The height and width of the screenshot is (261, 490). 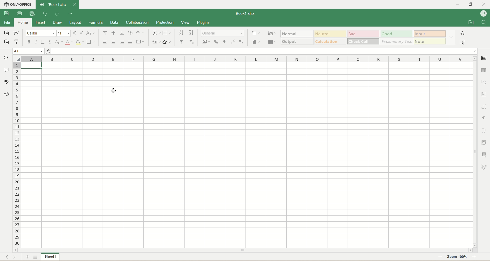 I want to click on signature settings, so click(x=484, y=167).